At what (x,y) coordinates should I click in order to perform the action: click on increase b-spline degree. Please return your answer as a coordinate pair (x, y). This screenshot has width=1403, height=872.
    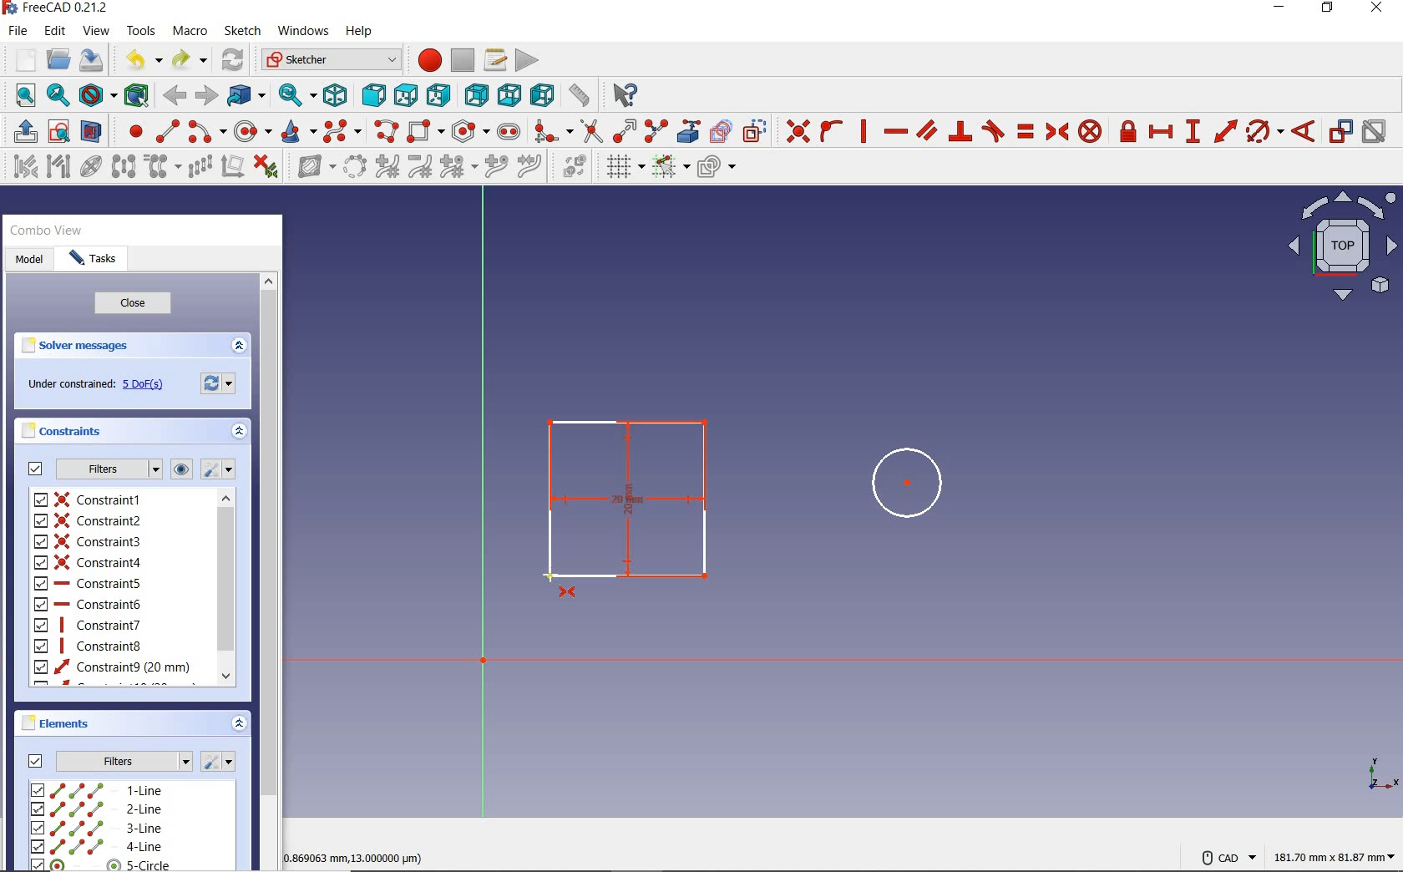
    Looking at the image, I should click on (387, 168).